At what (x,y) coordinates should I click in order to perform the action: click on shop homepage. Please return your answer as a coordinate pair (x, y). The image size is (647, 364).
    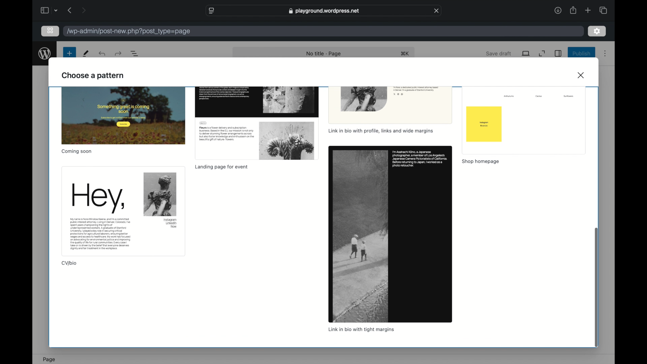
    Looking at the image, I should click on (481, 162).